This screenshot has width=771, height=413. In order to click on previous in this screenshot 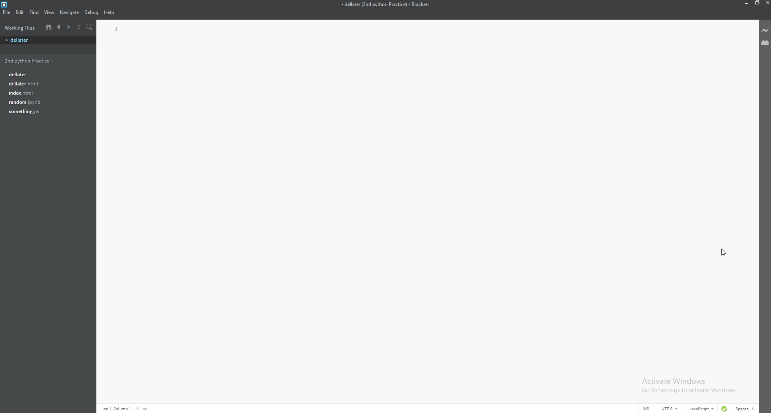, I will do `click(59, 27)`.